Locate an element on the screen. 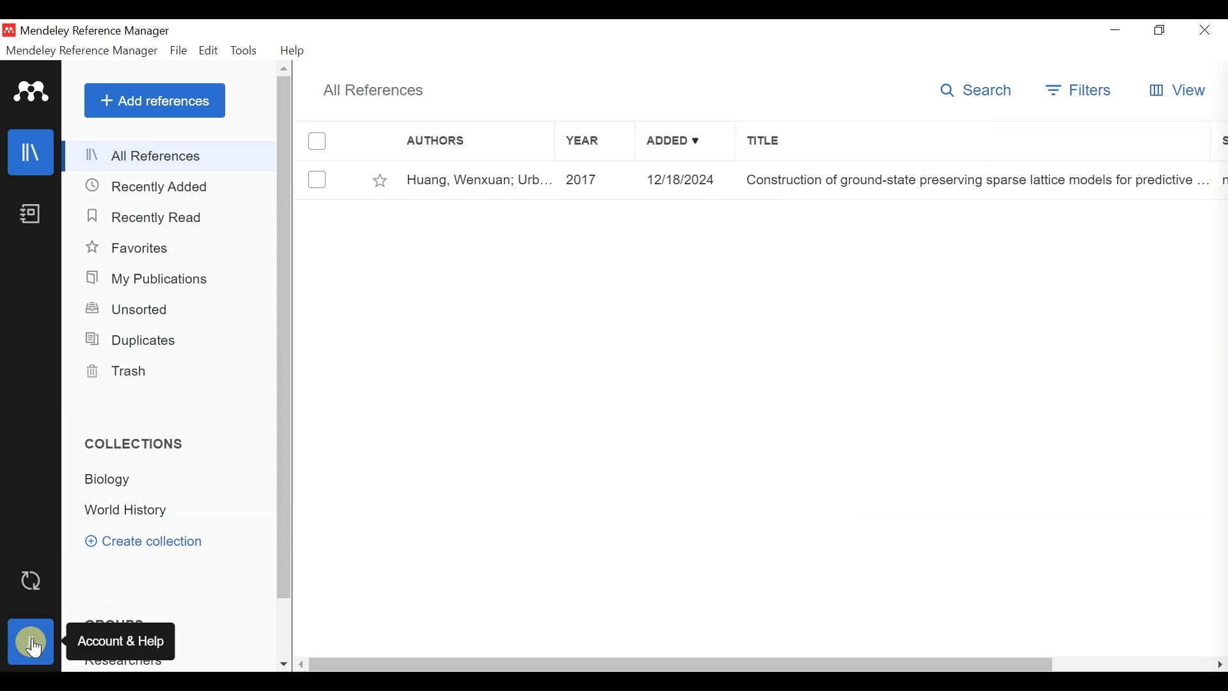  Biology is located at coordinates (111, 480).